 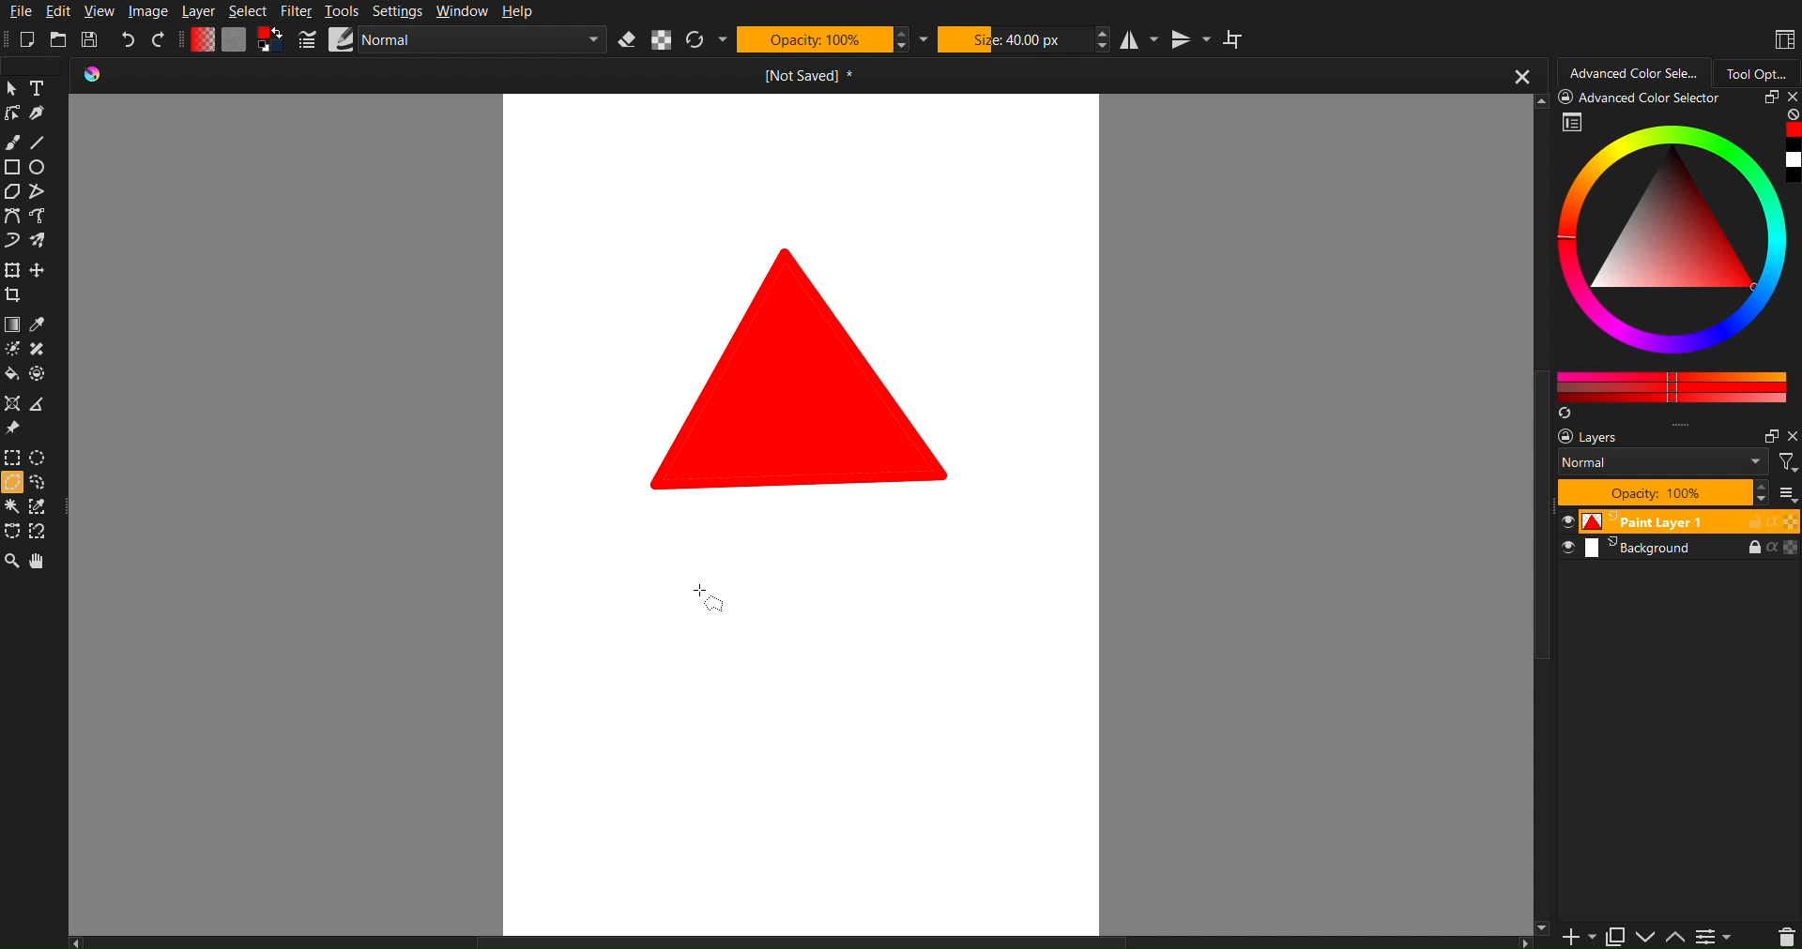 What do you see at coordinates (1187, 38) in the screenshot?
I see `Vertical Mirror` at bounding box center [1187, 38].